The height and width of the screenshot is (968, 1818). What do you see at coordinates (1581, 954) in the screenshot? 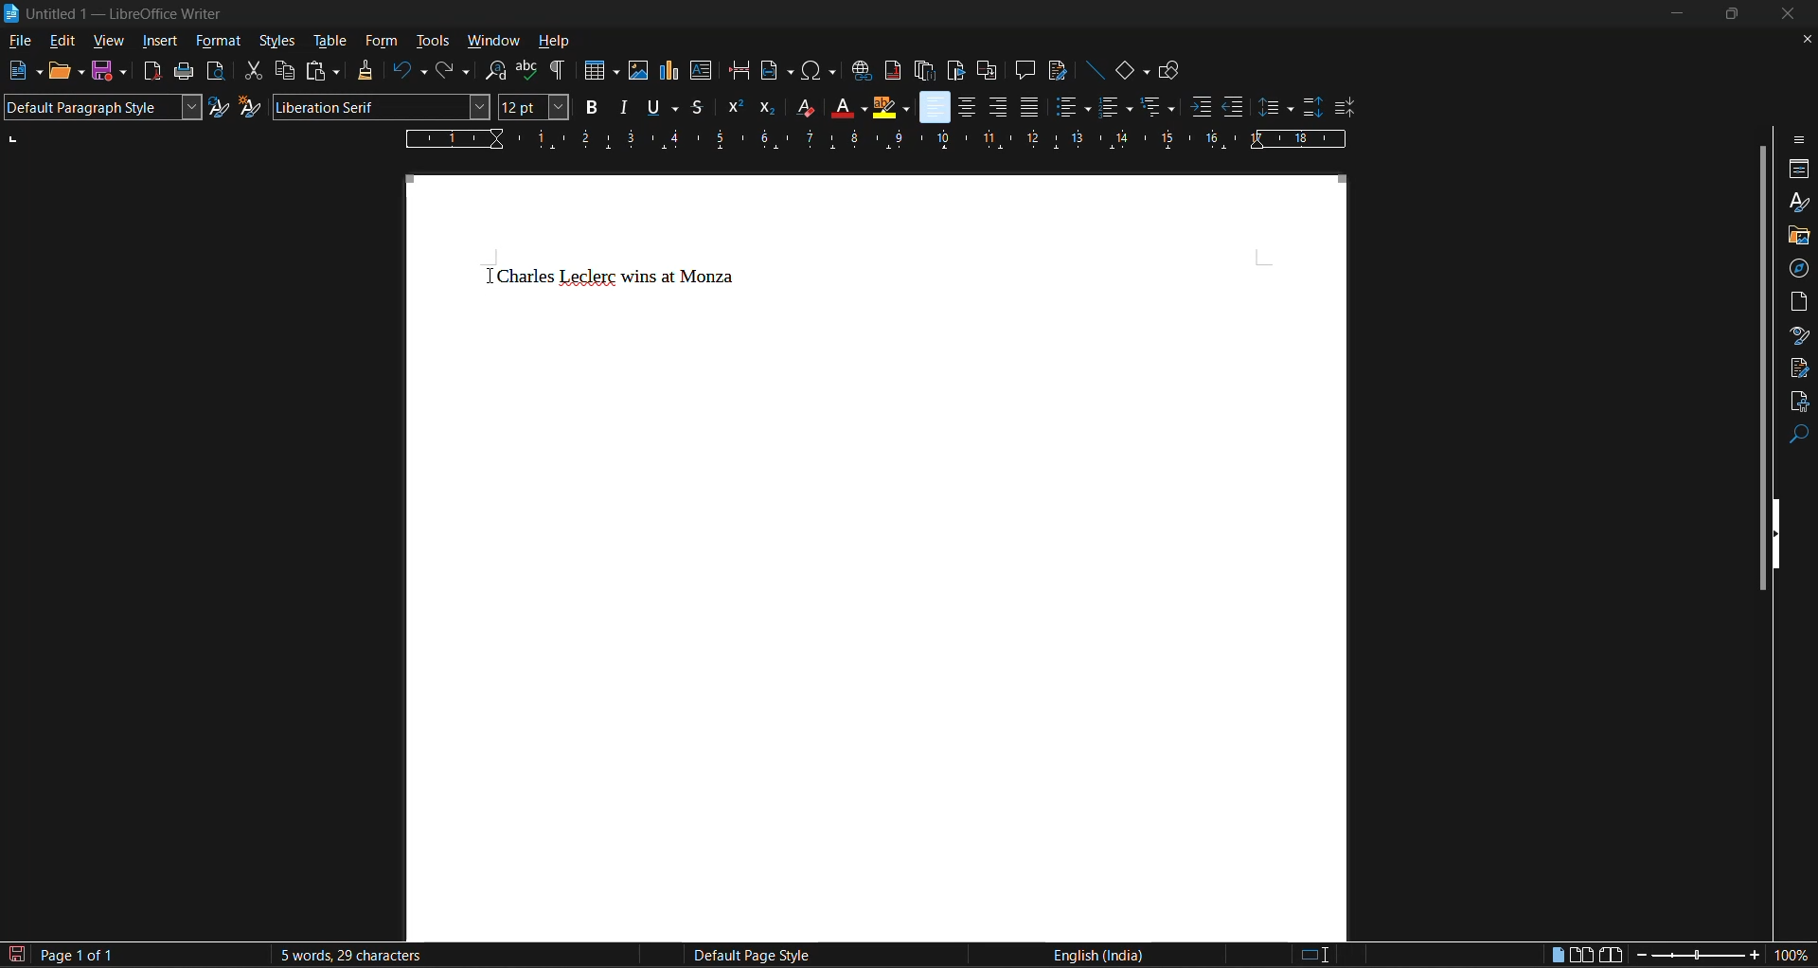
I see `multiple page view` at bounding box center [1581, 954].